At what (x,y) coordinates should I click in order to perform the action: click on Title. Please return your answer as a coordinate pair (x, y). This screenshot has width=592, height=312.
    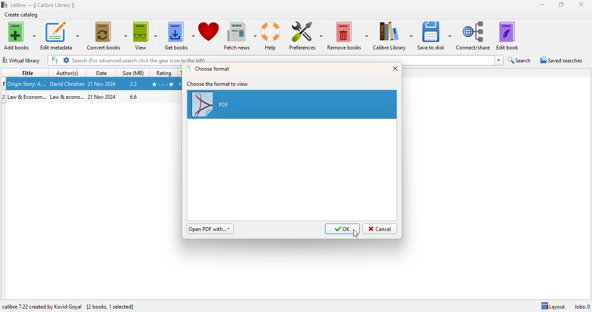
    Looking at the image, I should click on (28, 83).